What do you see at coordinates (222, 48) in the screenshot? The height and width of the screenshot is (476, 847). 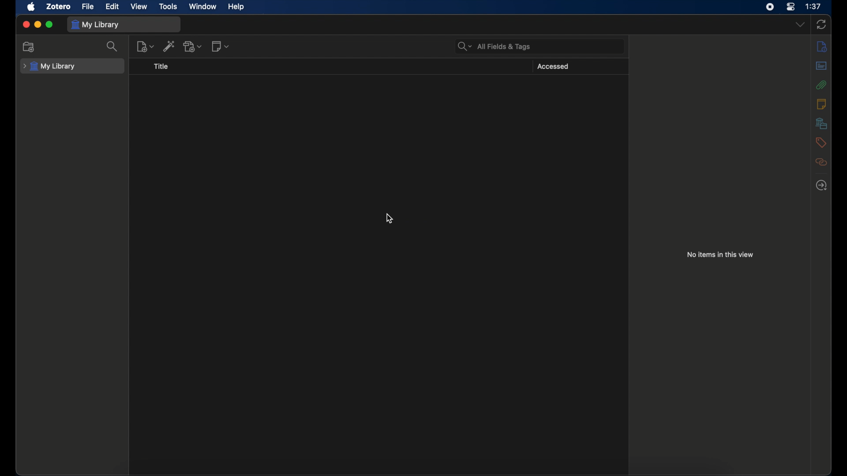 I see `new notes` at bounding box center [222, 48].